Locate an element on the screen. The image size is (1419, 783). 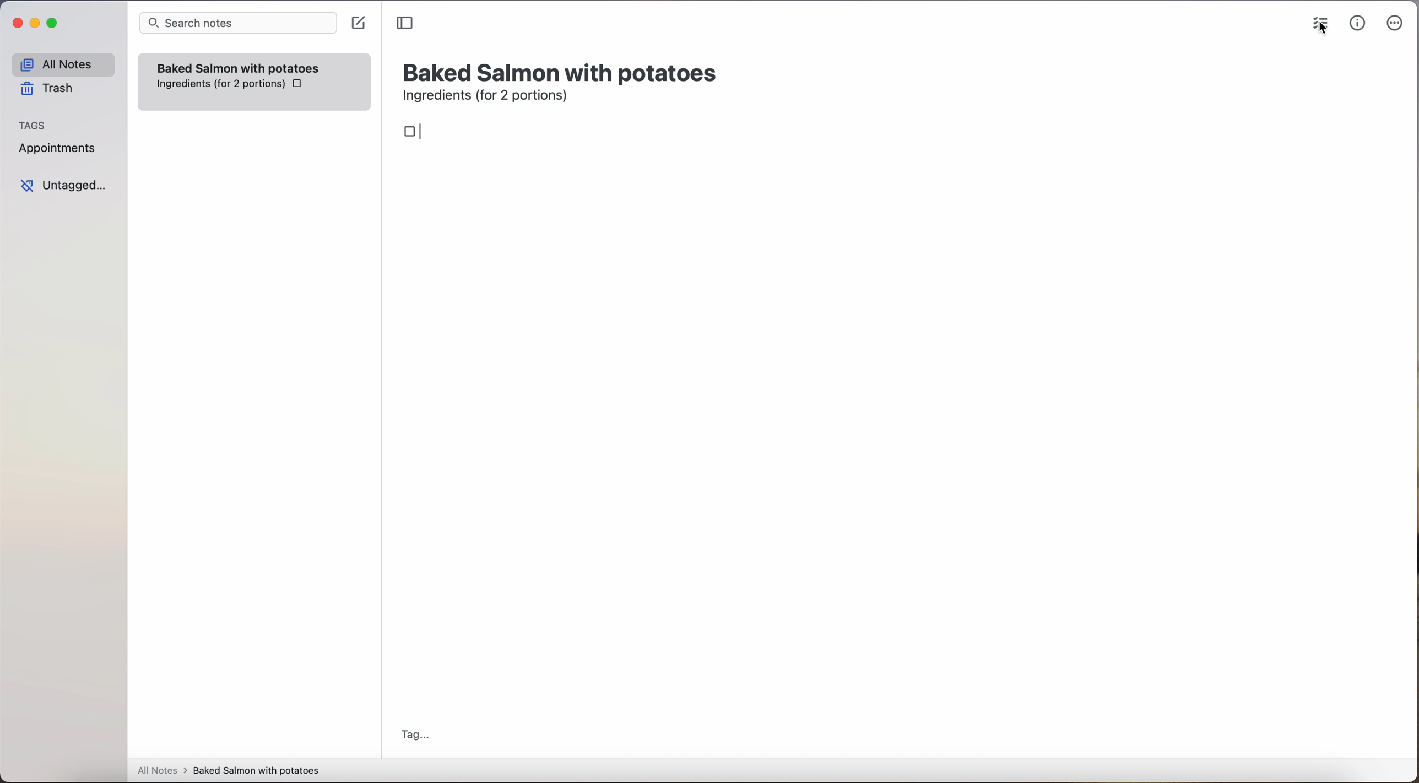
Baked Salmon with potatoes is located at coordinates (239, 66).